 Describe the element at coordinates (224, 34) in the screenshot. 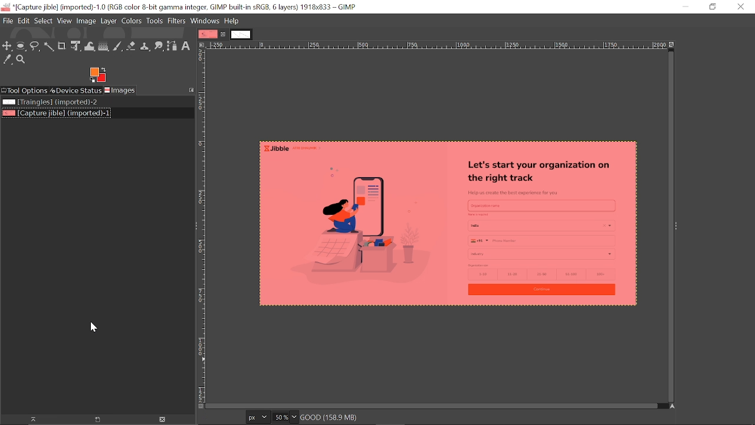

I see `Close current tab` at that location.